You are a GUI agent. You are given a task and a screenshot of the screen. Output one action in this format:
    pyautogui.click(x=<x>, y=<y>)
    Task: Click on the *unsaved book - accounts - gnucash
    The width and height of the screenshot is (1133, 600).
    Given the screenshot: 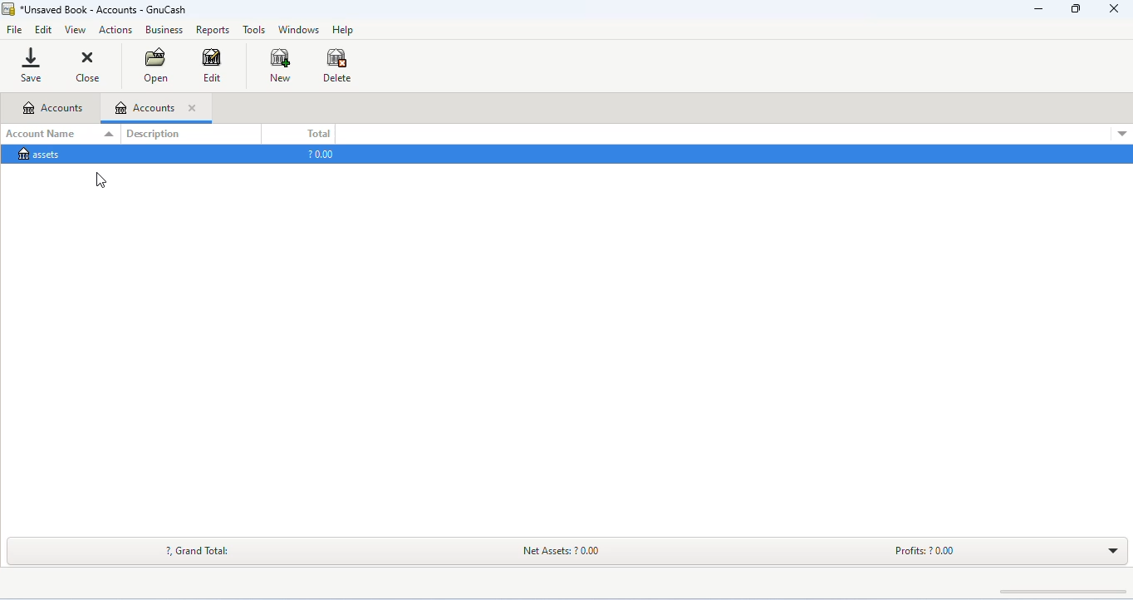 What is the action you would take?
    pyautogui.click(x=107, y=10)
    